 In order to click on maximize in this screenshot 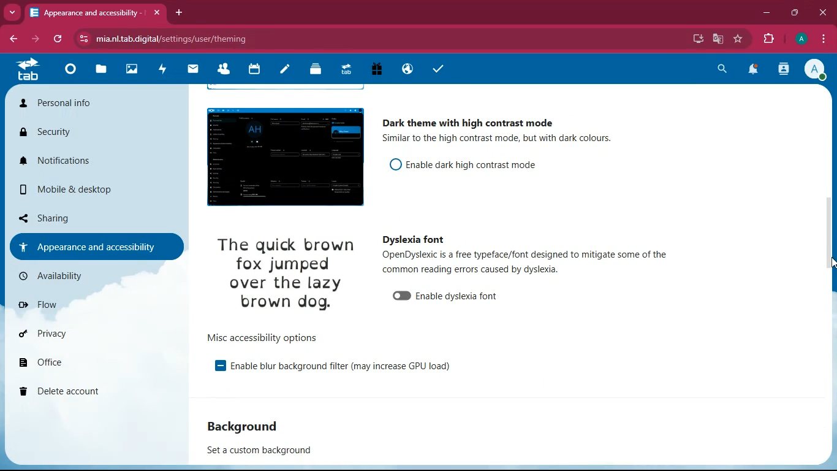, I will do `click(796, 10)`.